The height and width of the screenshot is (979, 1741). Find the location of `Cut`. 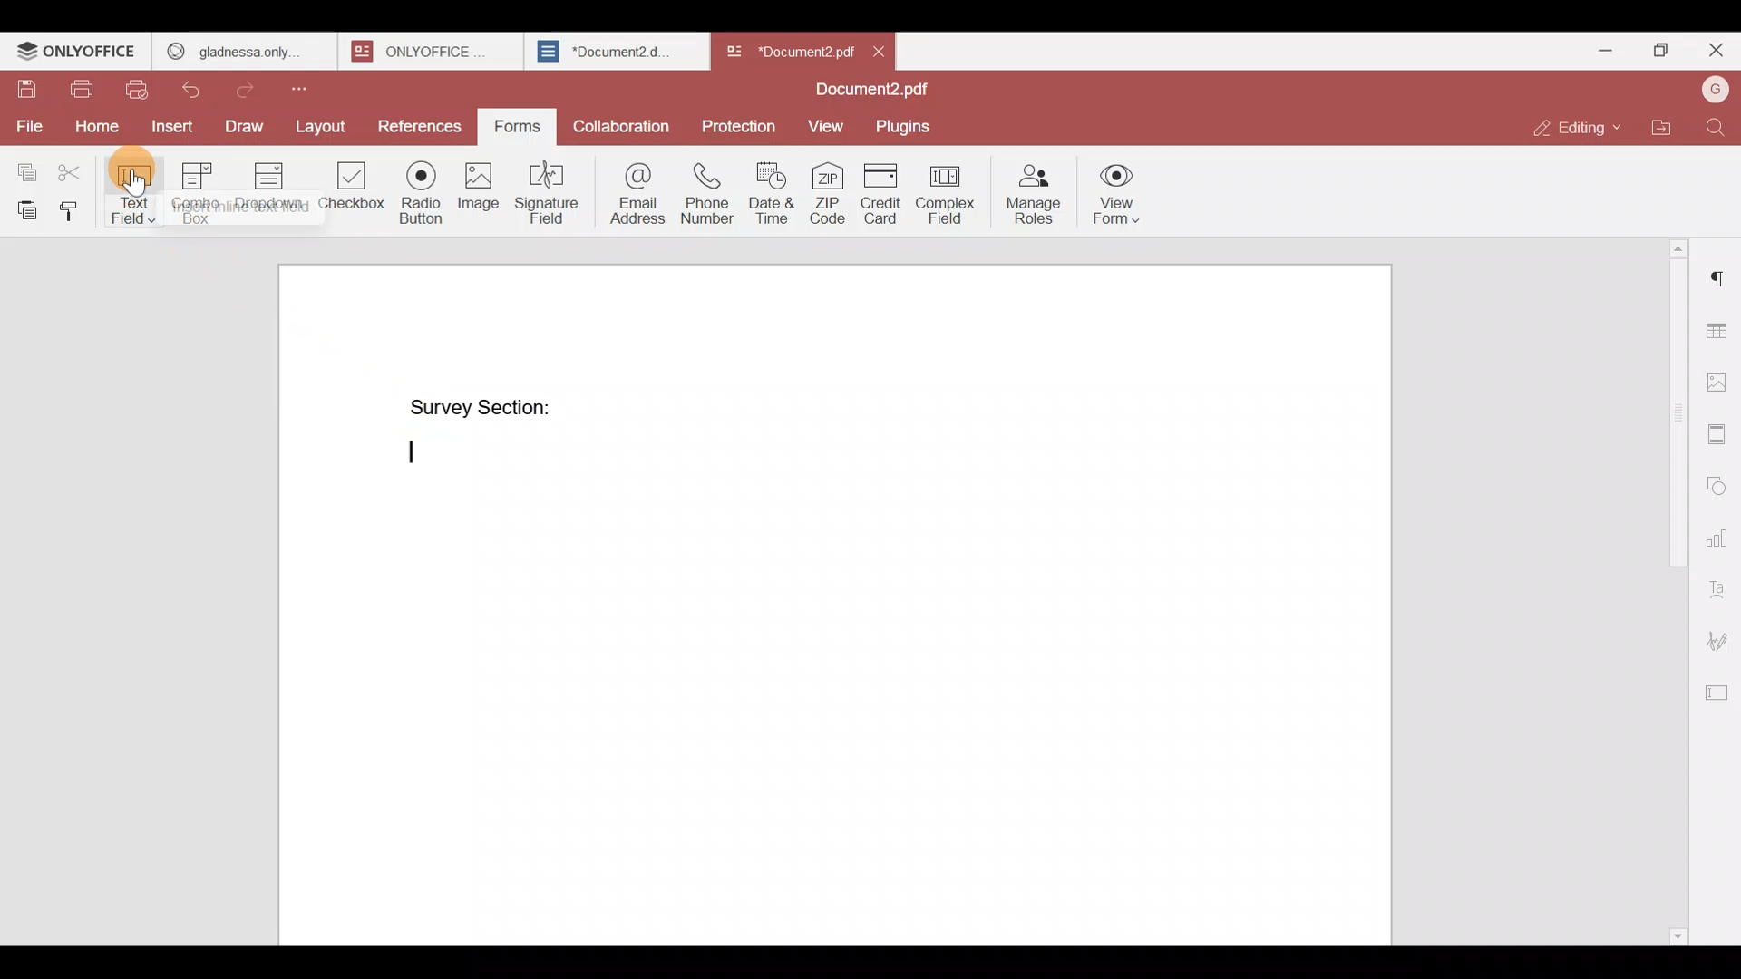

Cut is located at coordinates (77, 167).